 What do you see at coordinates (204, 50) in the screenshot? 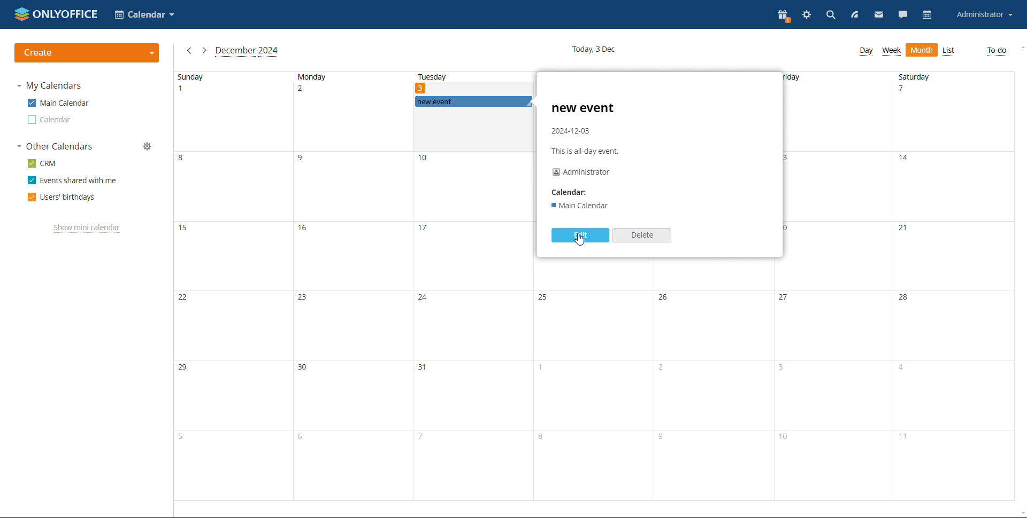
I see `next month` at bounding box center [204, 50].